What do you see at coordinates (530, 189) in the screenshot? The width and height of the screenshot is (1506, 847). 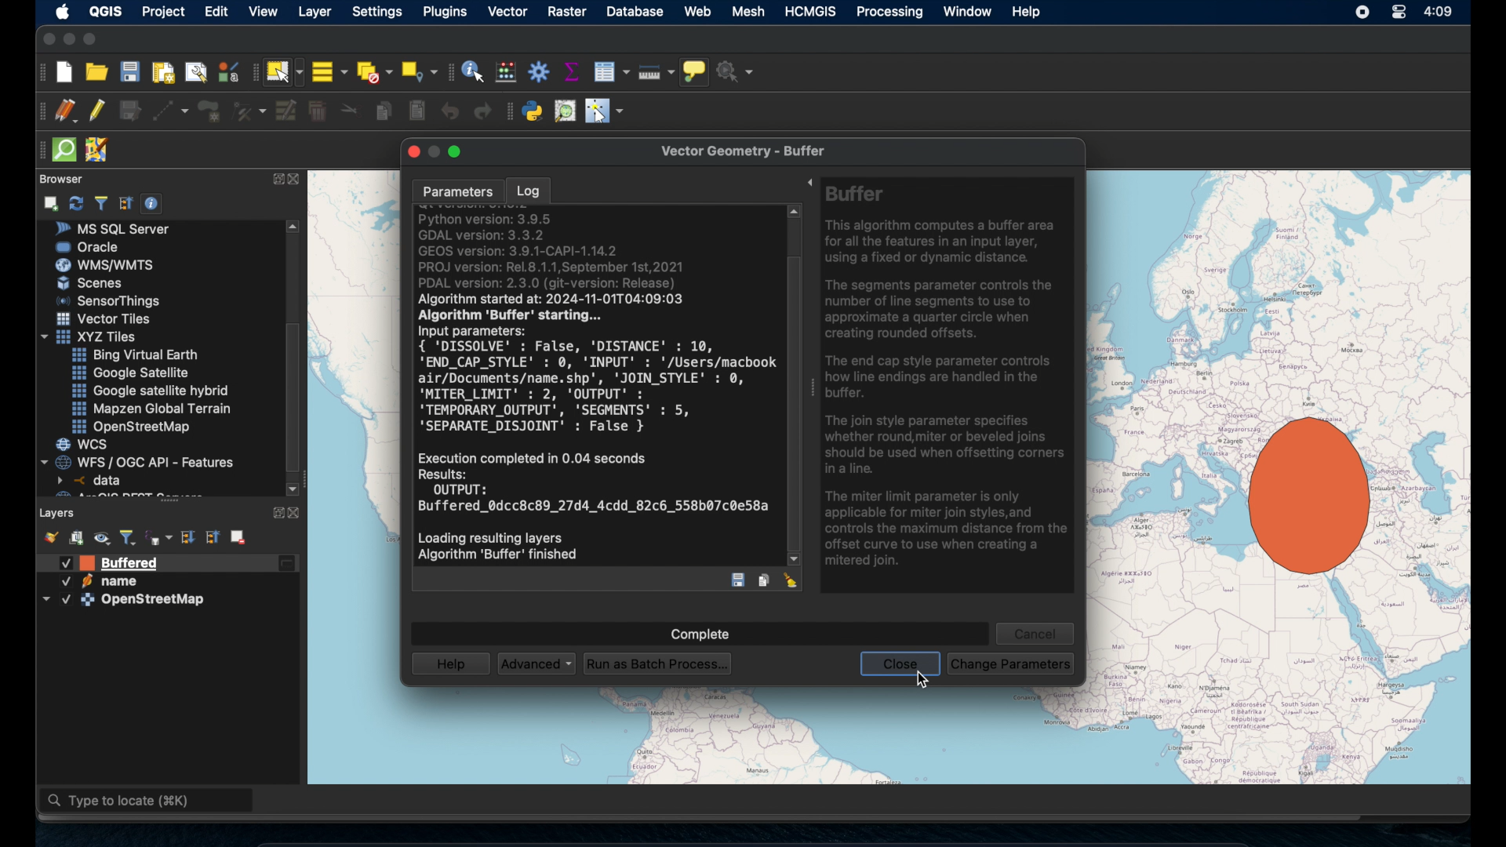 I see `log` at bounding box center [530, 189].